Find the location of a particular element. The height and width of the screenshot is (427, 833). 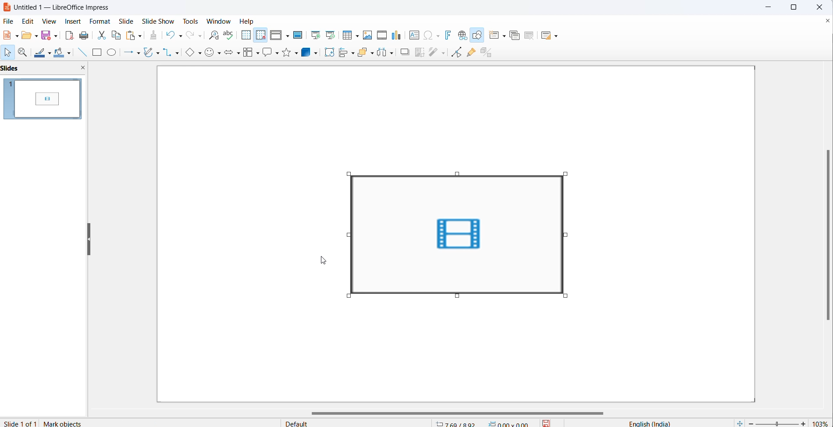

toggle extrusion is located at coordinates (488, 54).